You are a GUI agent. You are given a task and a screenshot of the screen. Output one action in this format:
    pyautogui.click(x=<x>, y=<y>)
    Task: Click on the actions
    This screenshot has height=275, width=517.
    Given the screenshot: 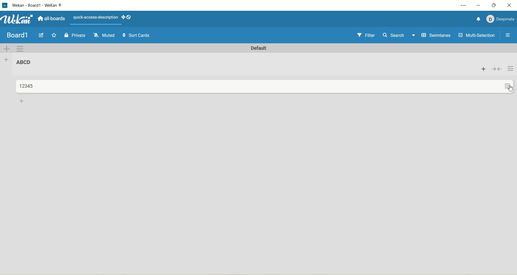 What is the action you would take?
    pyautogui.click(x=509, y=78)
    